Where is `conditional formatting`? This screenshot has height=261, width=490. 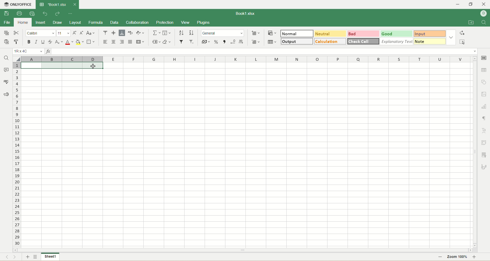
conditional formatting is located at coordinates (272, 33).